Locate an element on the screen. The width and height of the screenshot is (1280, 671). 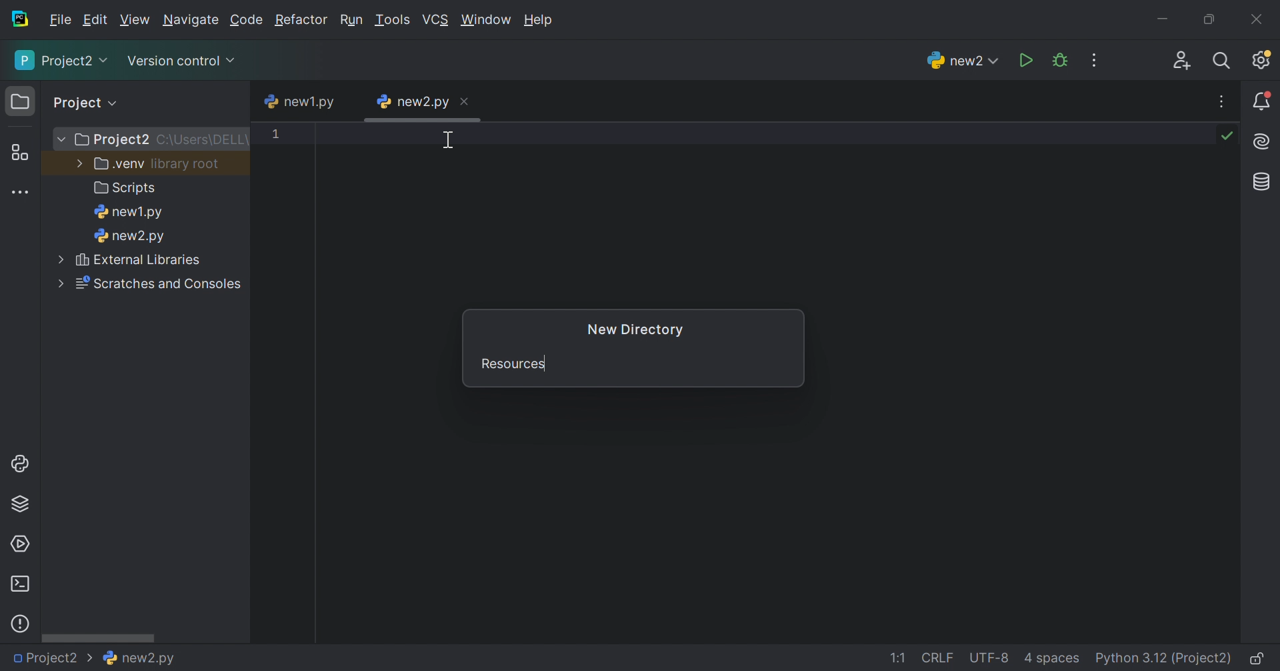
new2.py is located at coordinates (139, 657).